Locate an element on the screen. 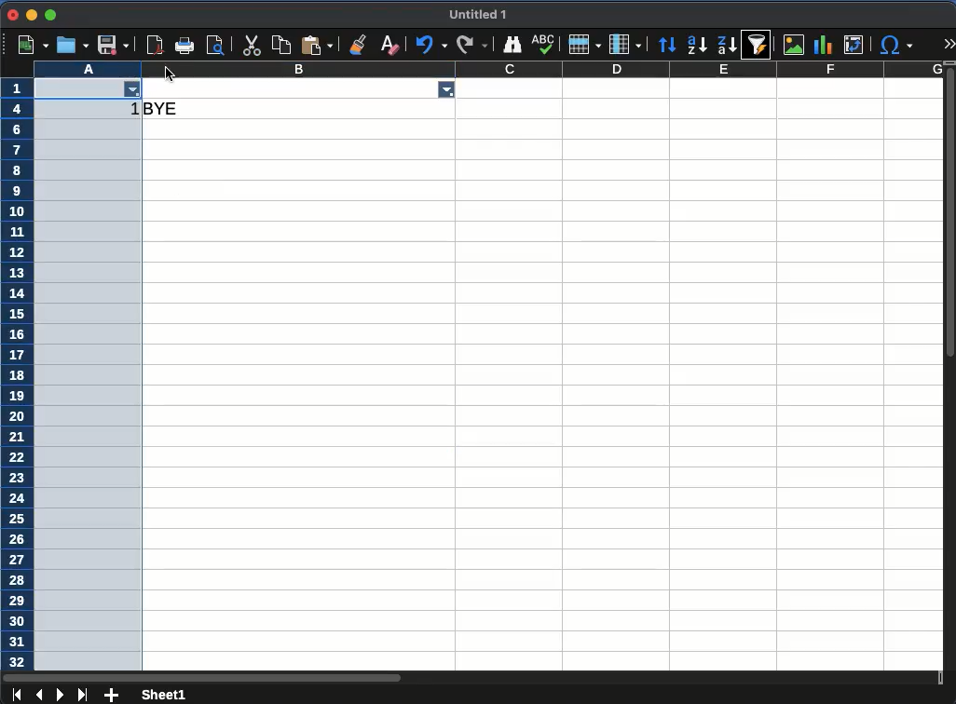  row is located at coordinates (17, 374).